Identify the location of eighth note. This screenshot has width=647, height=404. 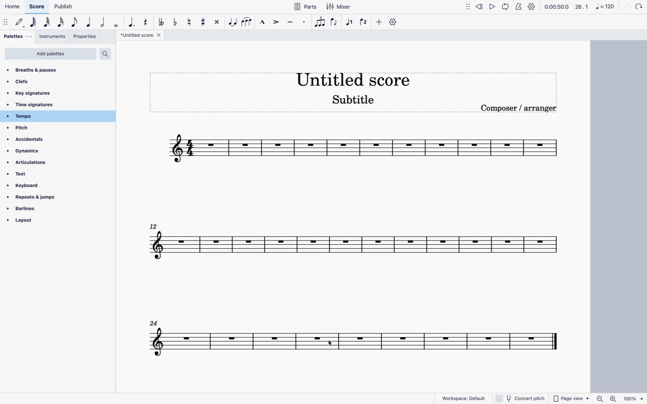
(75, 22).